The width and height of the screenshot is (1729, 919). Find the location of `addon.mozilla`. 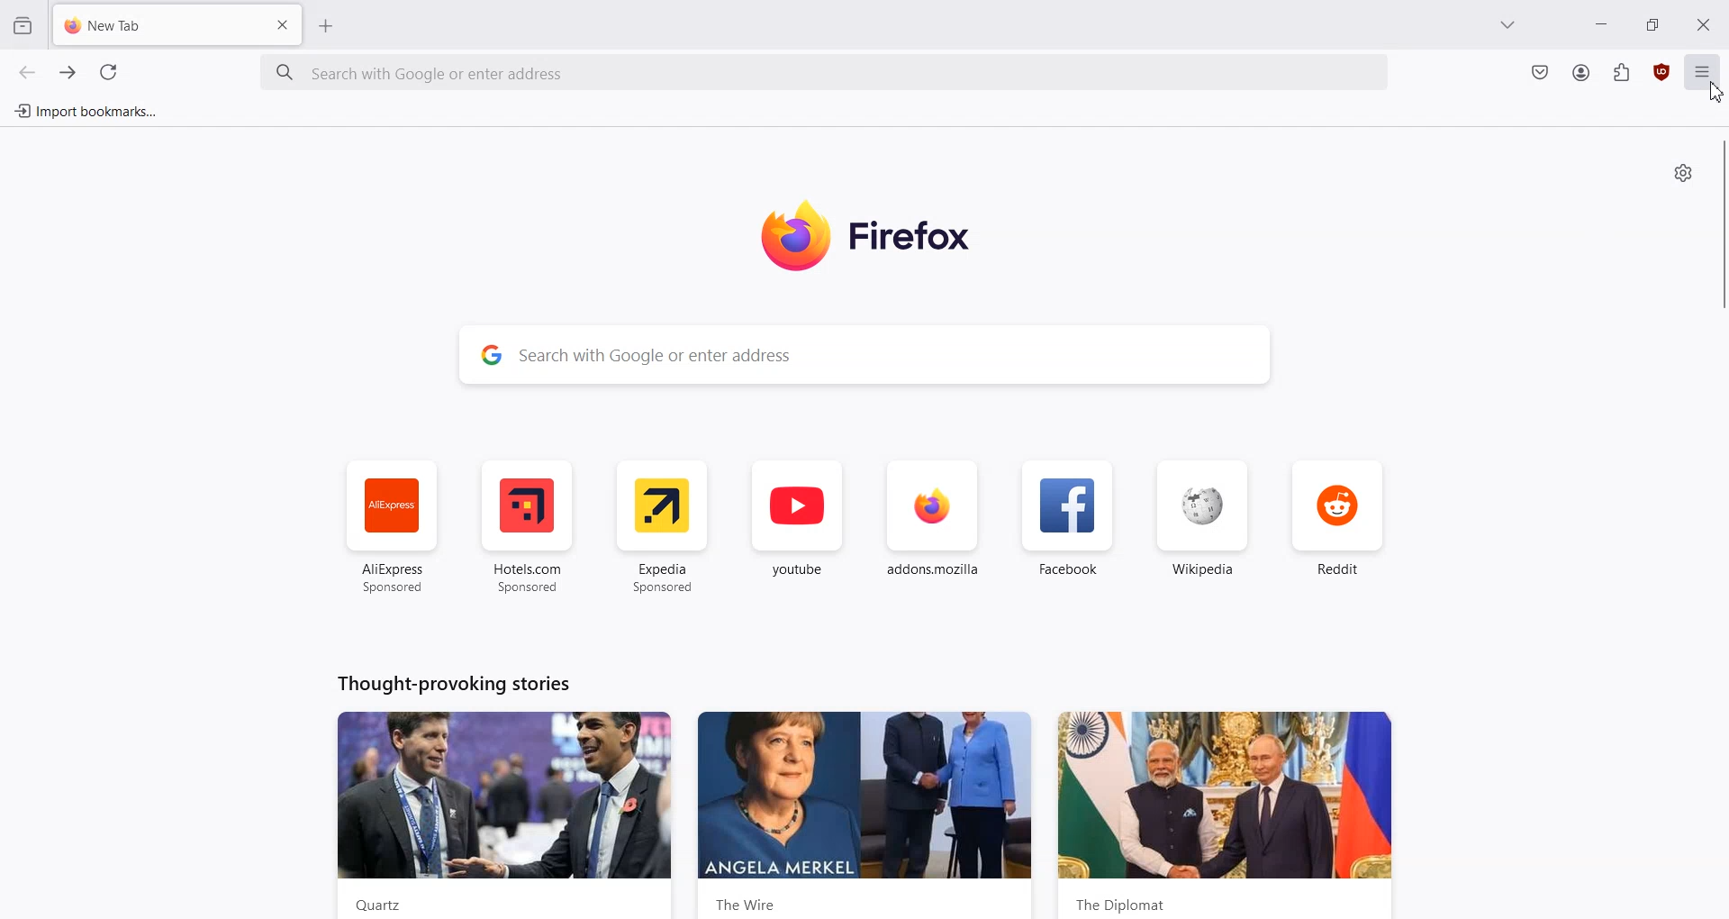

addon.mozilla is located at coordinates (933, 528).